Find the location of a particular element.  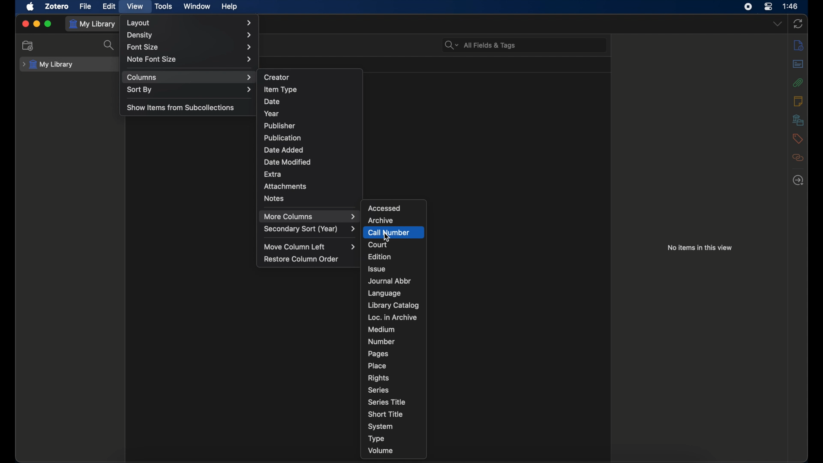

pages is located at coordinates (378, 354).